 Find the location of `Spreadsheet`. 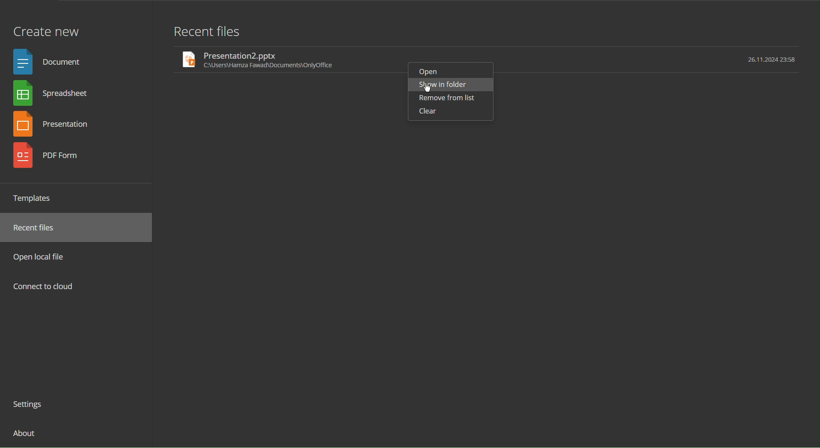

Spreadsheet is located at coordinates (54, 95).